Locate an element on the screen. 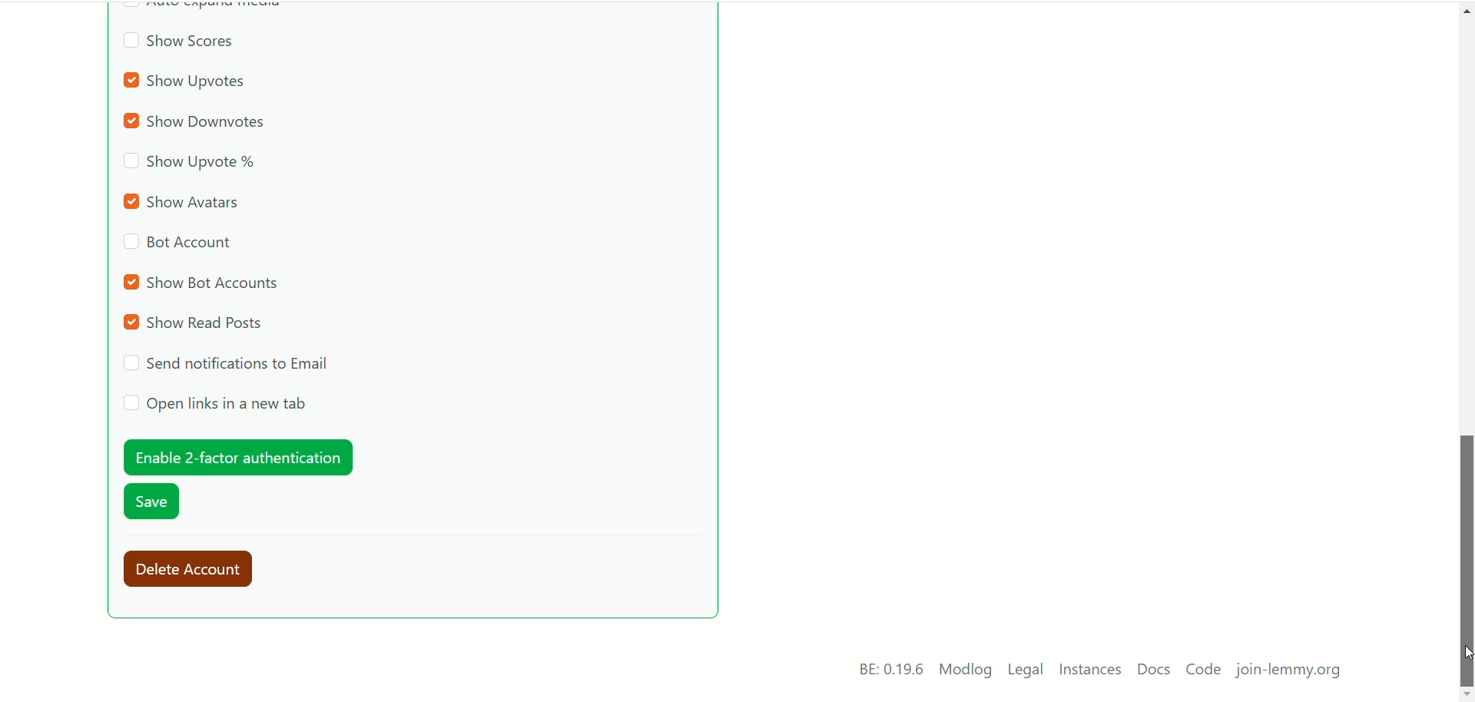 This screenshot has height=702, width=1475. show downvotes is located at coordinates (200, 123).